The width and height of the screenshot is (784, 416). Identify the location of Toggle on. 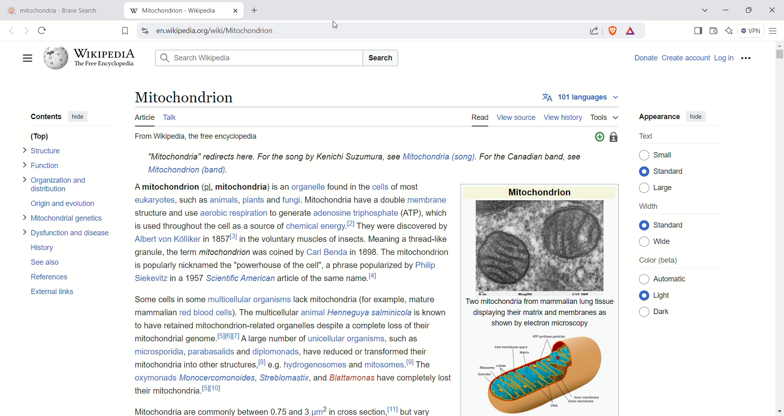
(643, 172).